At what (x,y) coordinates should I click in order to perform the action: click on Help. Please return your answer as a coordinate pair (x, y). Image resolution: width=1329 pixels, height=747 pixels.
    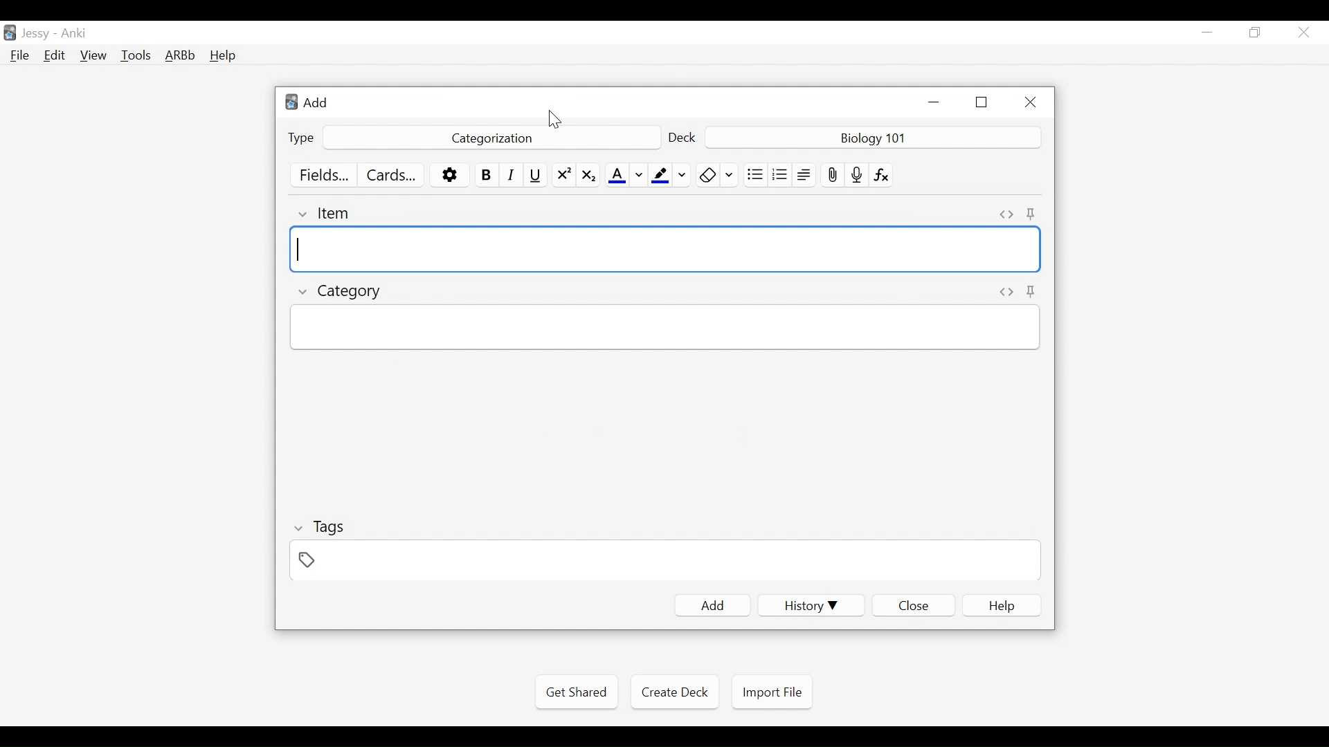
    Looking at the image, I should click on (222, 57).